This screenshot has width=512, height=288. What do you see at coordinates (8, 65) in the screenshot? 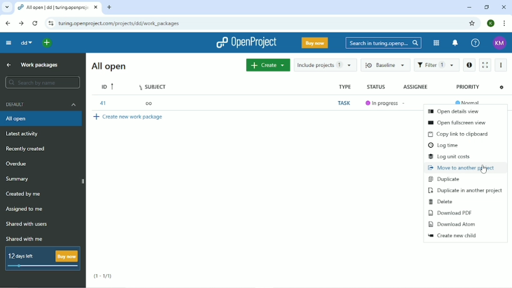
I see `Up` at bounding box center [8, 65].